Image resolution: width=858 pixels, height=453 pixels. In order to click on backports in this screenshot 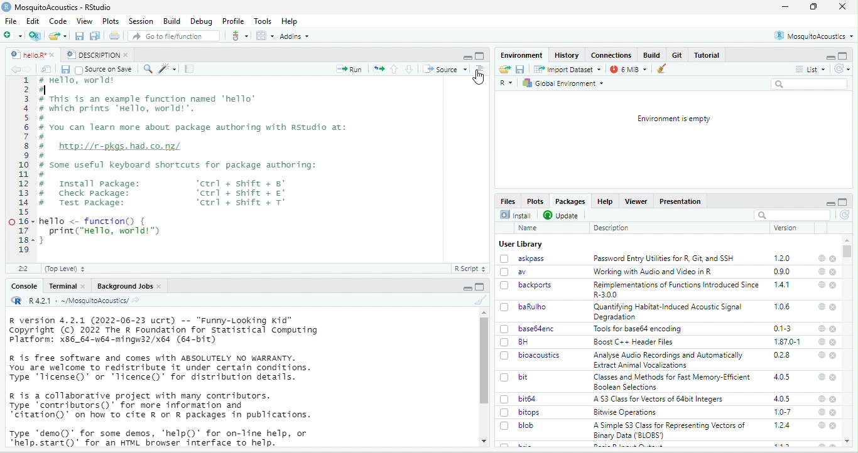, I will do `click(528, 285)`.